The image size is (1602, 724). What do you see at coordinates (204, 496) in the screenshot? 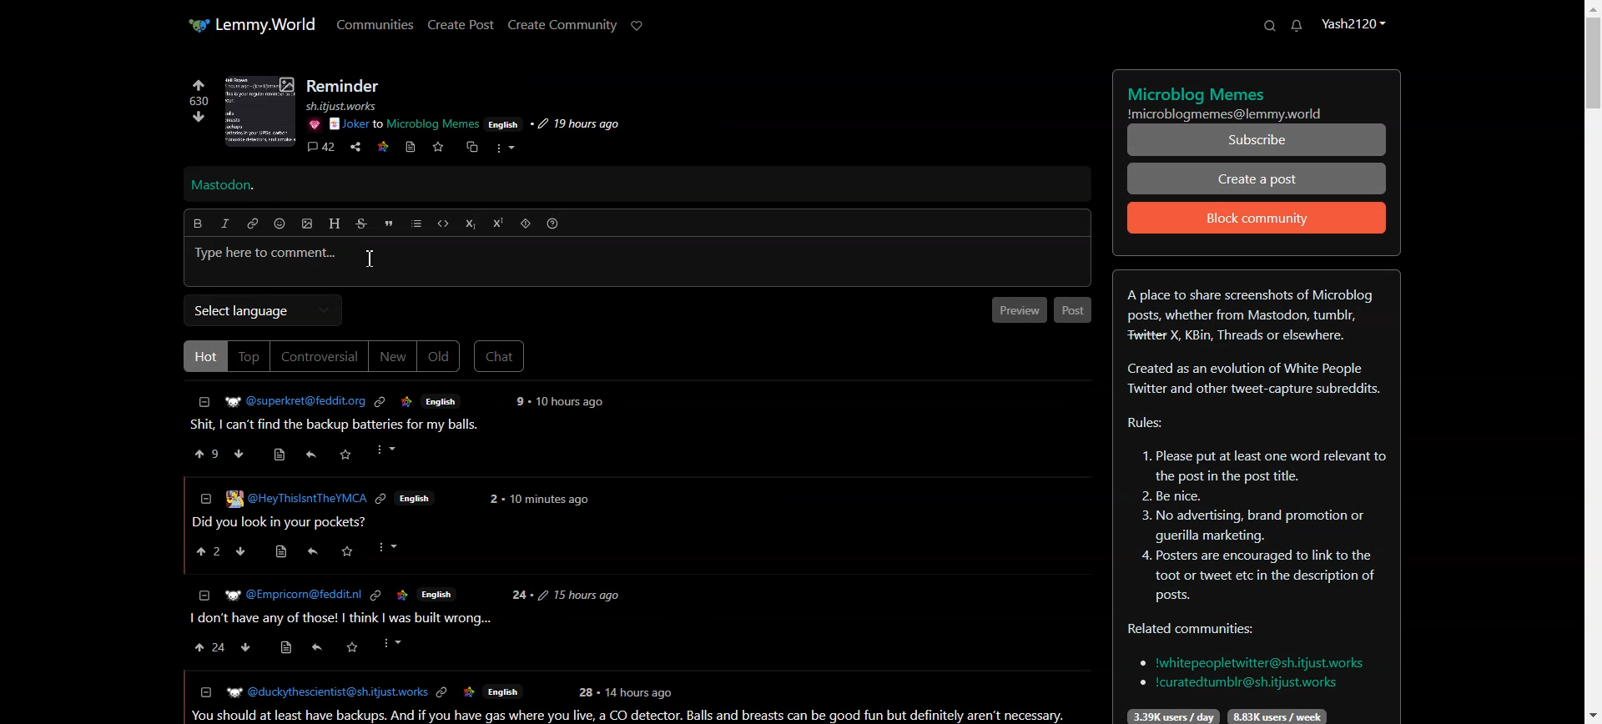
I see `®` at bounding box center [204, 496].